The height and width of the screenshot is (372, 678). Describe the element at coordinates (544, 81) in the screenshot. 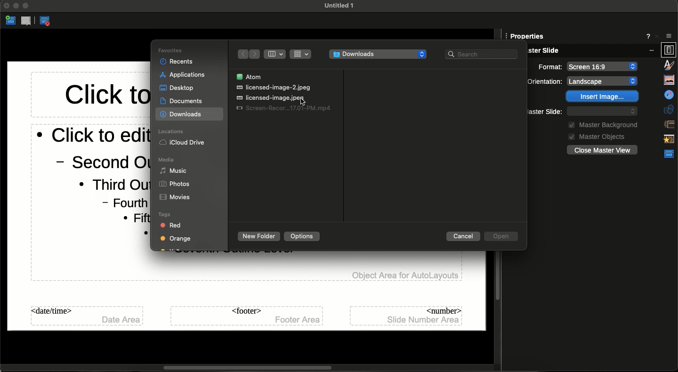

I see `Background` at that location.